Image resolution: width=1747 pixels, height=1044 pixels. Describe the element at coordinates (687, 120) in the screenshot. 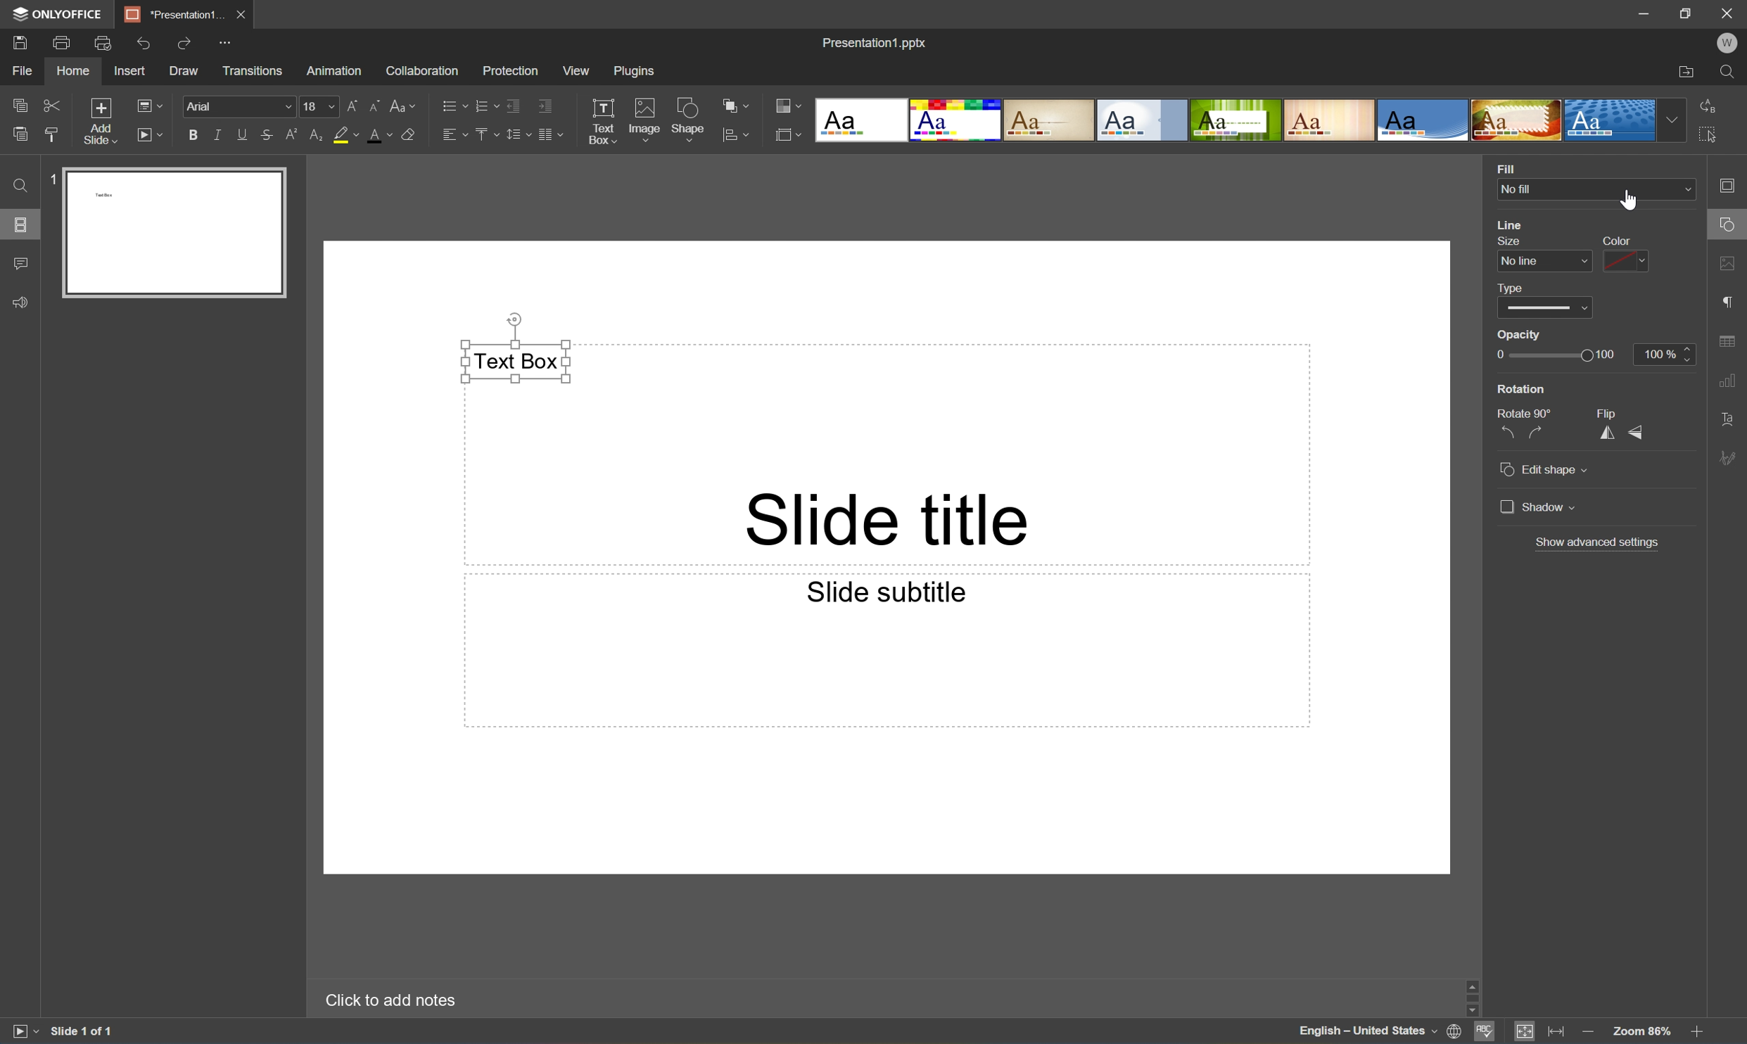

I see `Shape` at that location.